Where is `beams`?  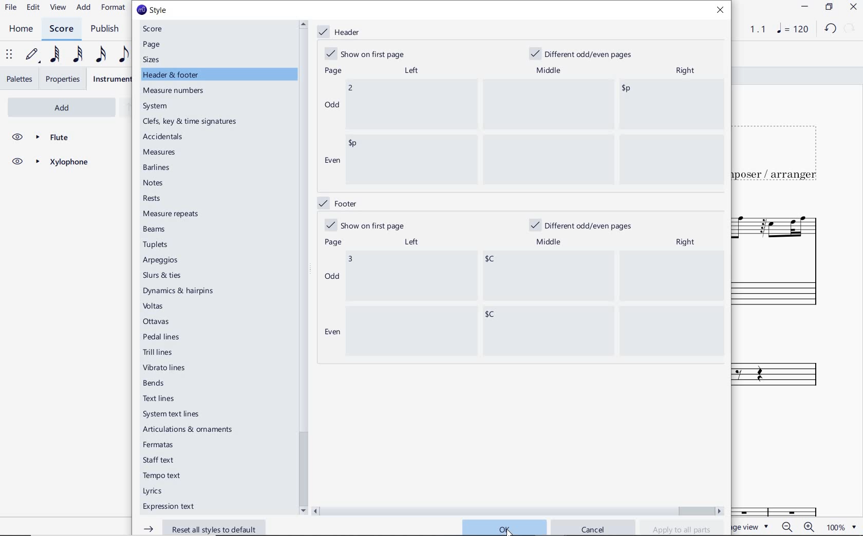 beams is located at coordinates (157, 229).